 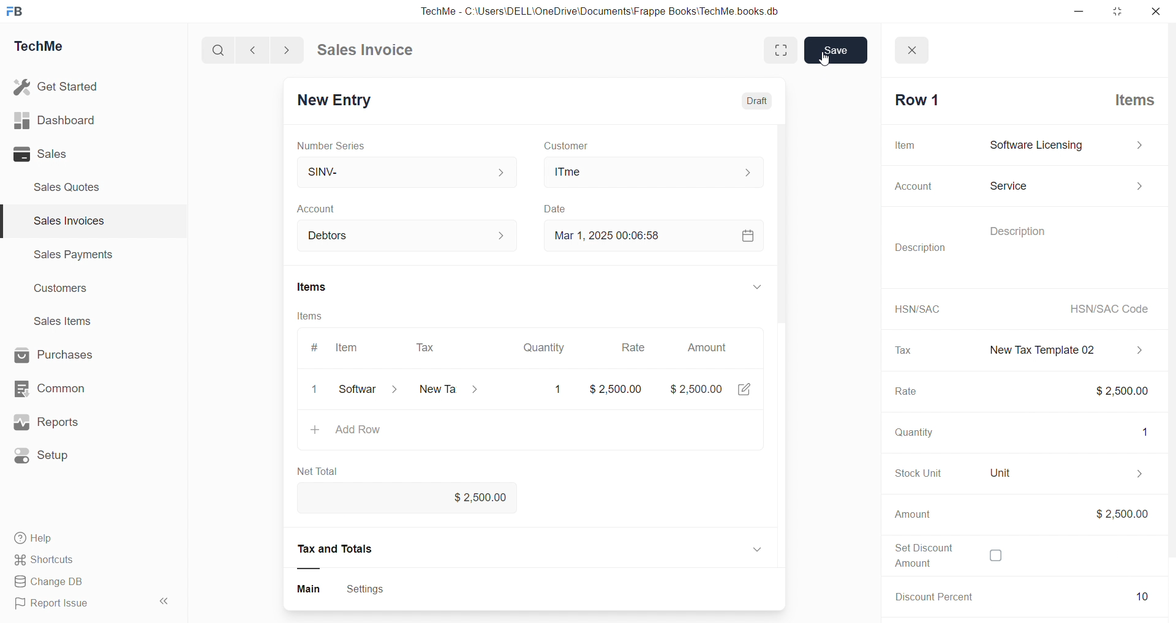 What do you see at coordinates (58, 422) in the screenshot?
I see `ws Reports` at bounding box center [58, 422].